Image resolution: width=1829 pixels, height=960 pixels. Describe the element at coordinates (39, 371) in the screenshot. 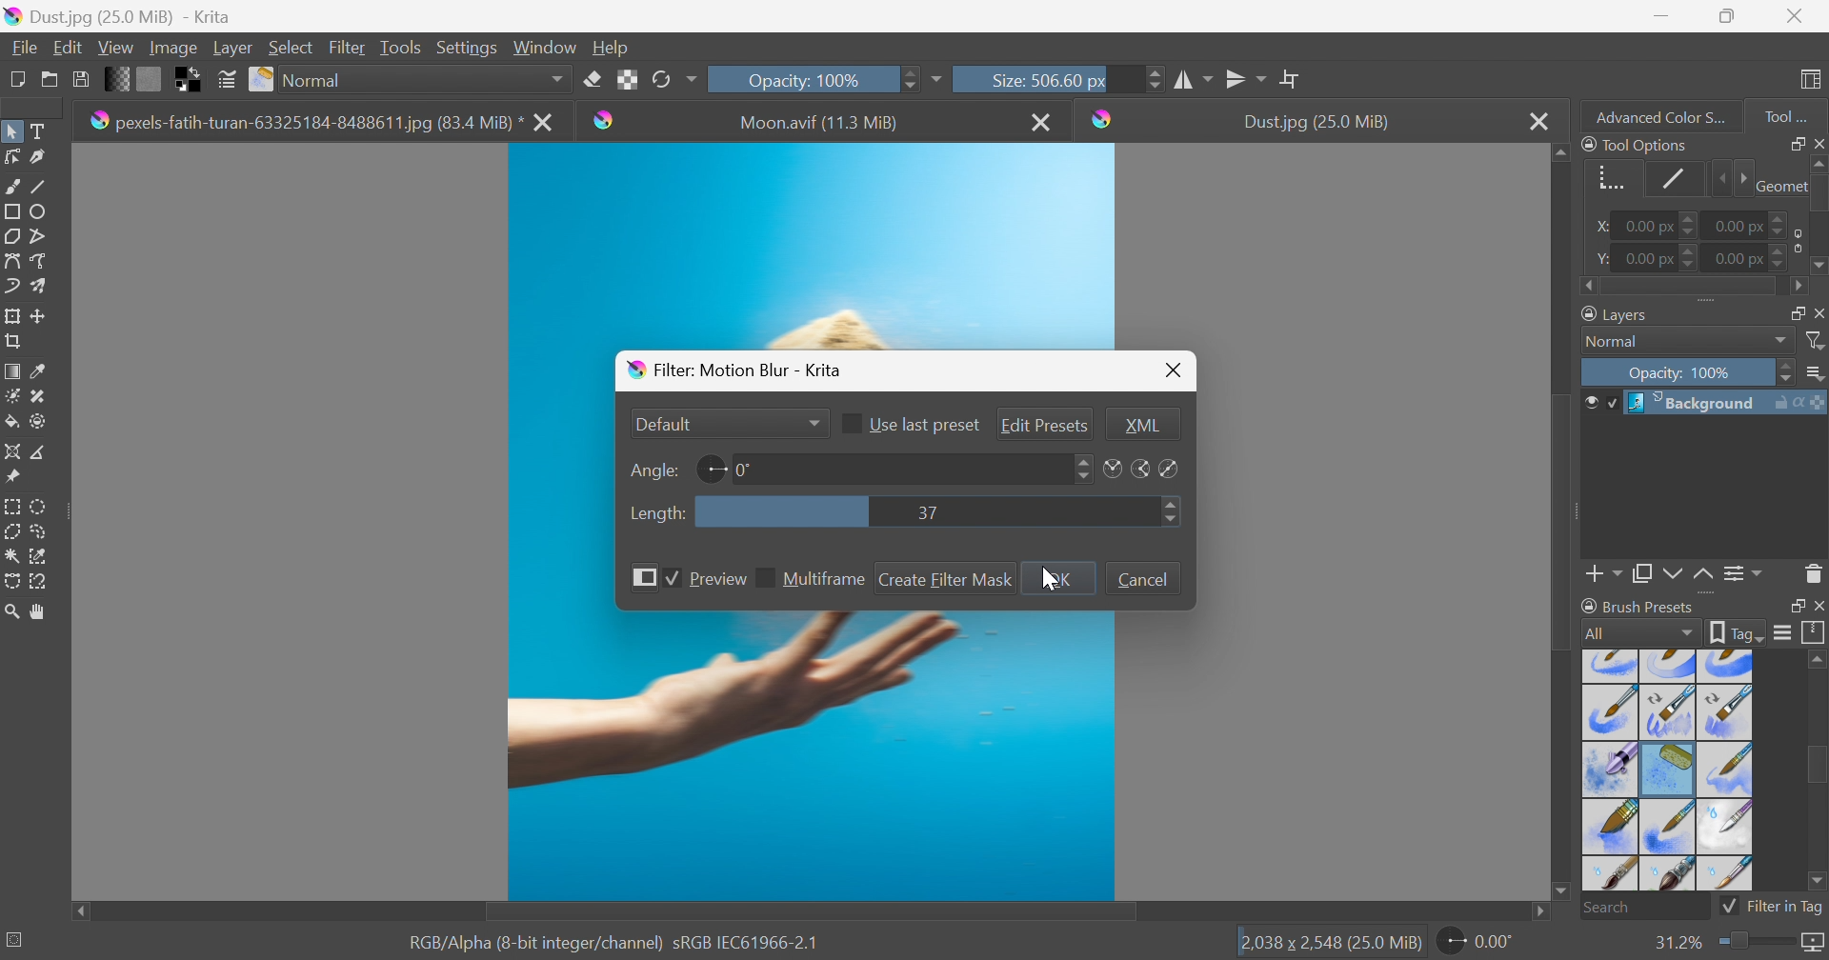

I see `Sample a color from an image or current layer` at that location.